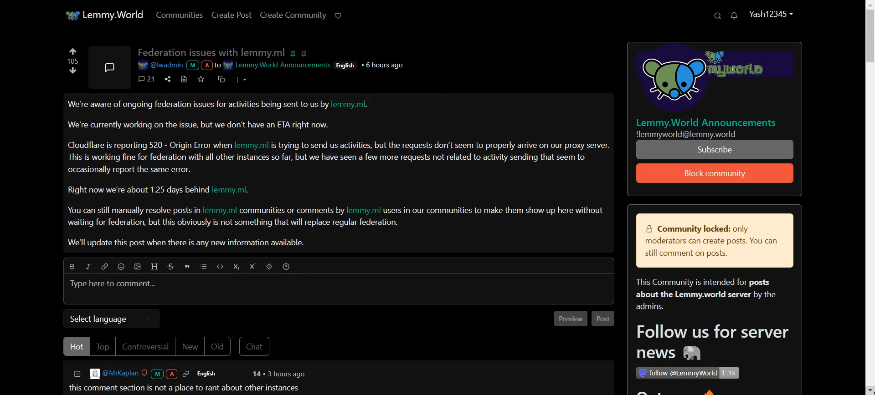 The image size is (875, 395). What do you see at coordinates (198, 124) in the screenshot?
I see `We're currently working on the issue, but we don’t have an ETA right now.` at bounding box center [198, 124].